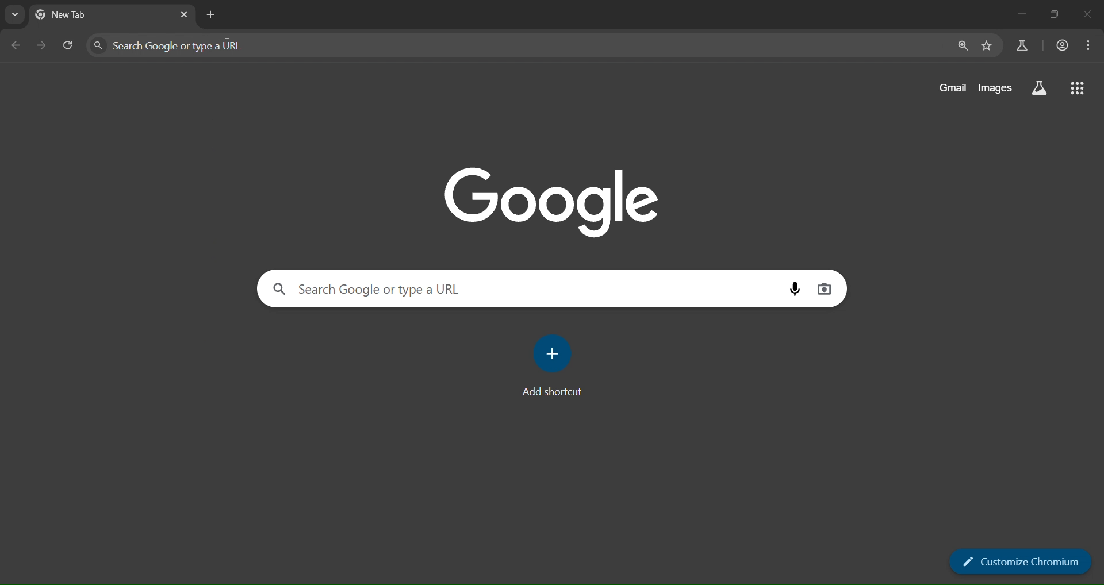  I want to click on google image, so click(549, 200).